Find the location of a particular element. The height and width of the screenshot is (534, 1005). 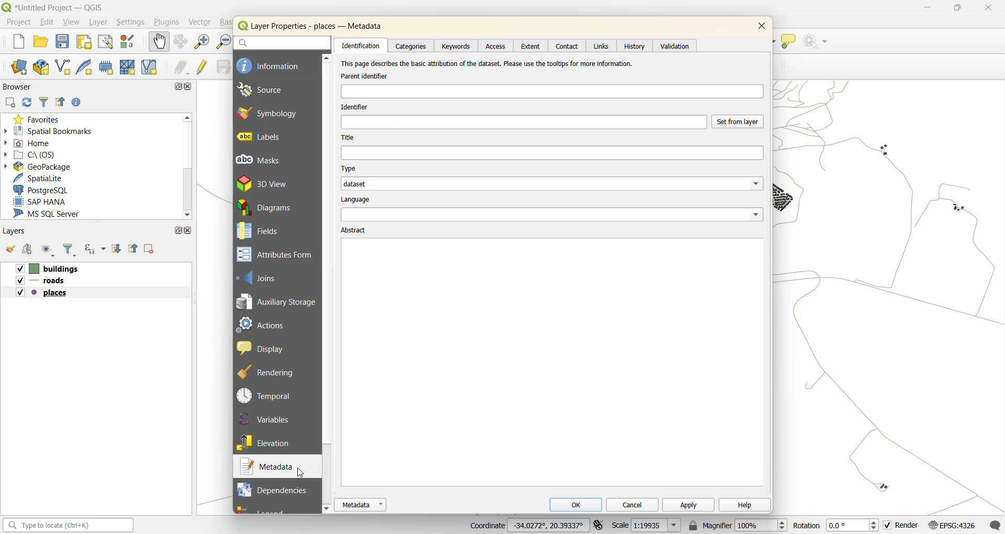

new spatialite is located at coordinates (87, 68).